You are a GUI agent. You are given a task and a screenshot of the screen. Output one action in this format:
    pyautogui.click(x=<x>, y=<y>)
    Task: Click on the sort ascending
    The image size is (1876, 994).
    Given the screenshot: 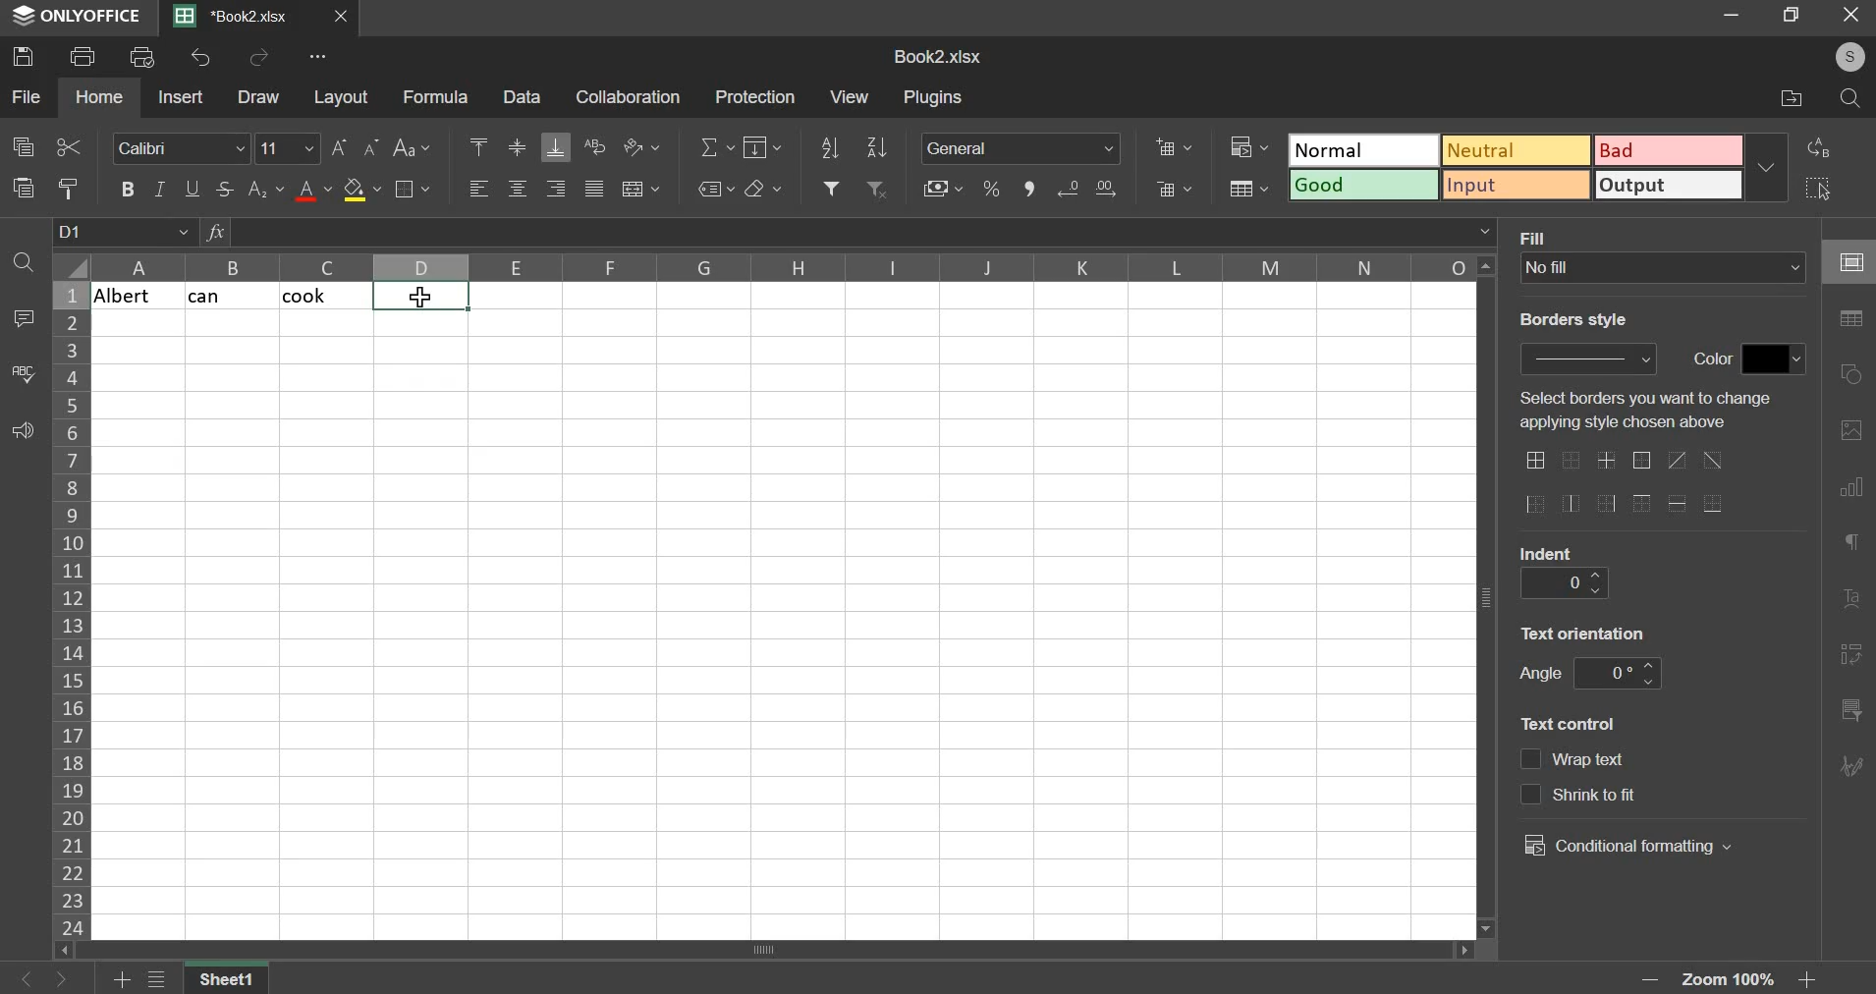 What is the action you would take?
    pyautogui.click(x=830, y=144)
    